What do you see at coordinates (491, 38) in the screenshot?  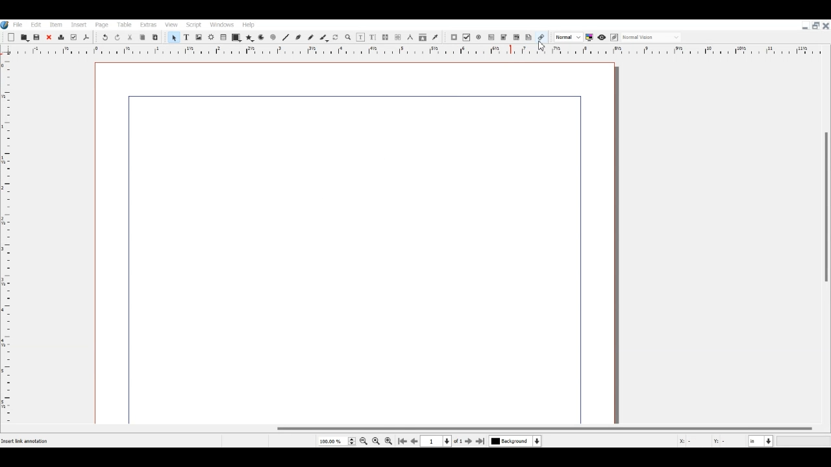 I see `PDF Text Field` at bounding box center [491, 38].